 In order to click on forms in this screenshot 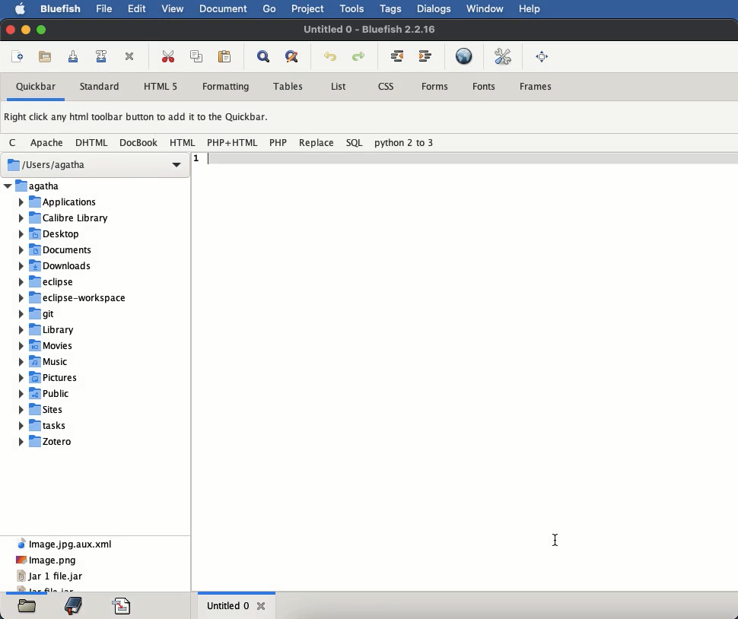, I will do `click(436, 85)`.